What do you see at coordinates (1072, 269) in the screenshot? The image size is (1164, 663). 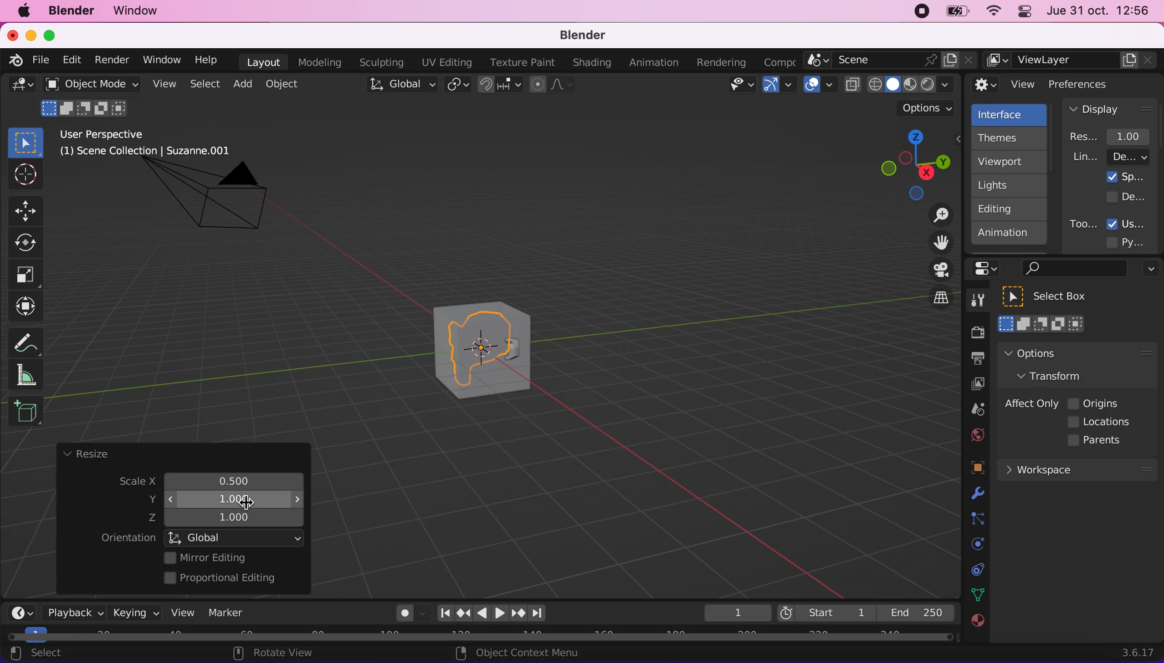 I see `search` at bounding box center [1072, 269].